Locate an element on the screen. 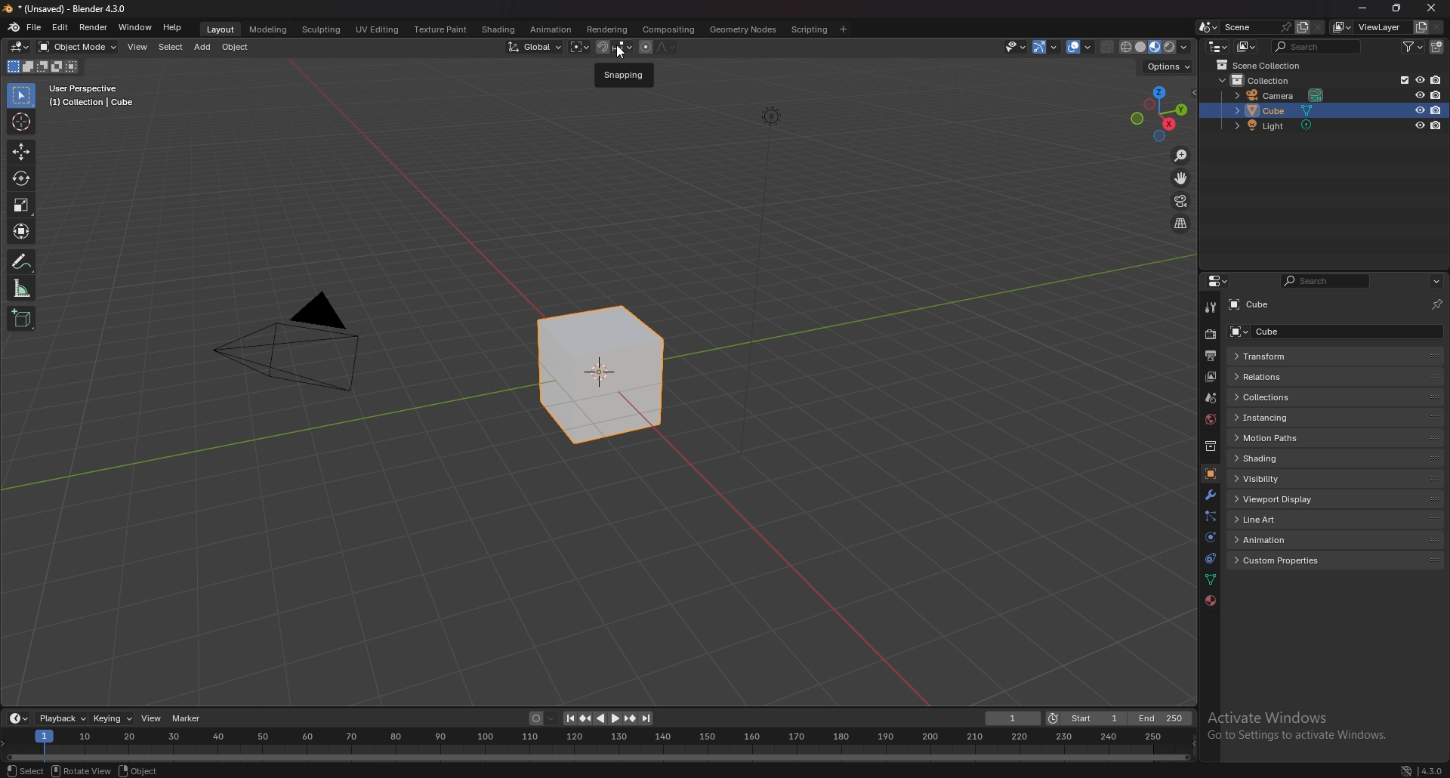 The width and height of the screenshot is (1450, 778). options is located at coordinates (1171, 68).